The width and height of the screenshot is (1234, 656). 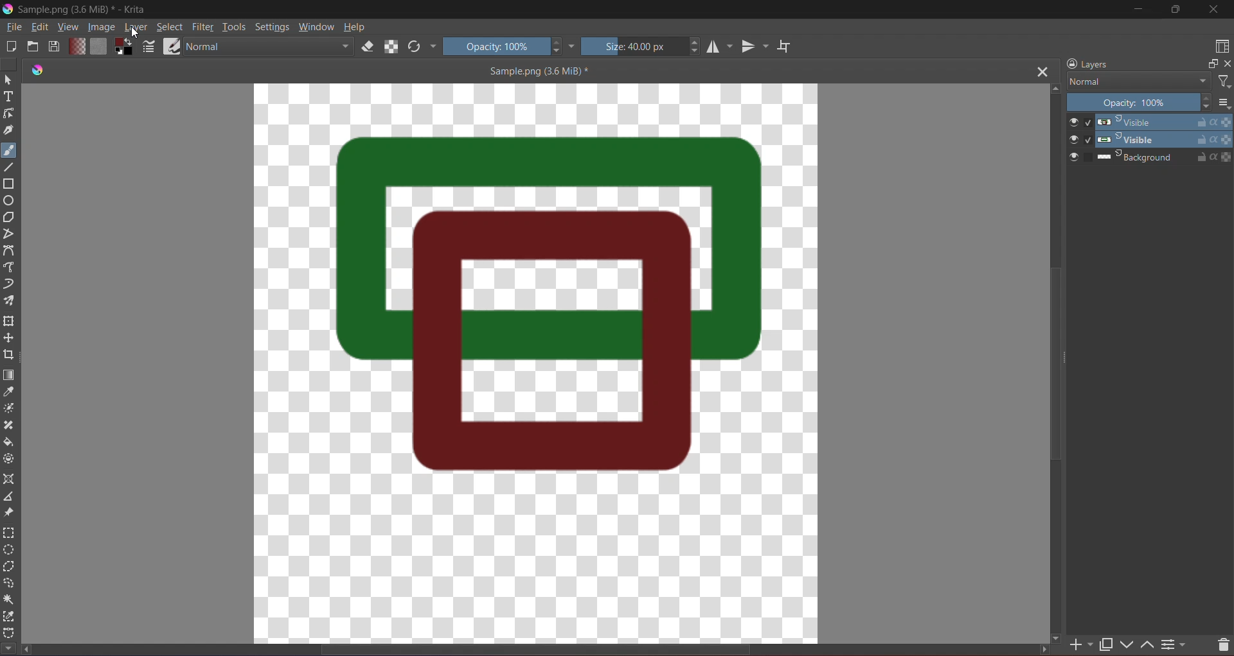 What do you see at coordinates (97, 46) in the screenshot?
I see `Fill Color` at bounding box center [97, 46].